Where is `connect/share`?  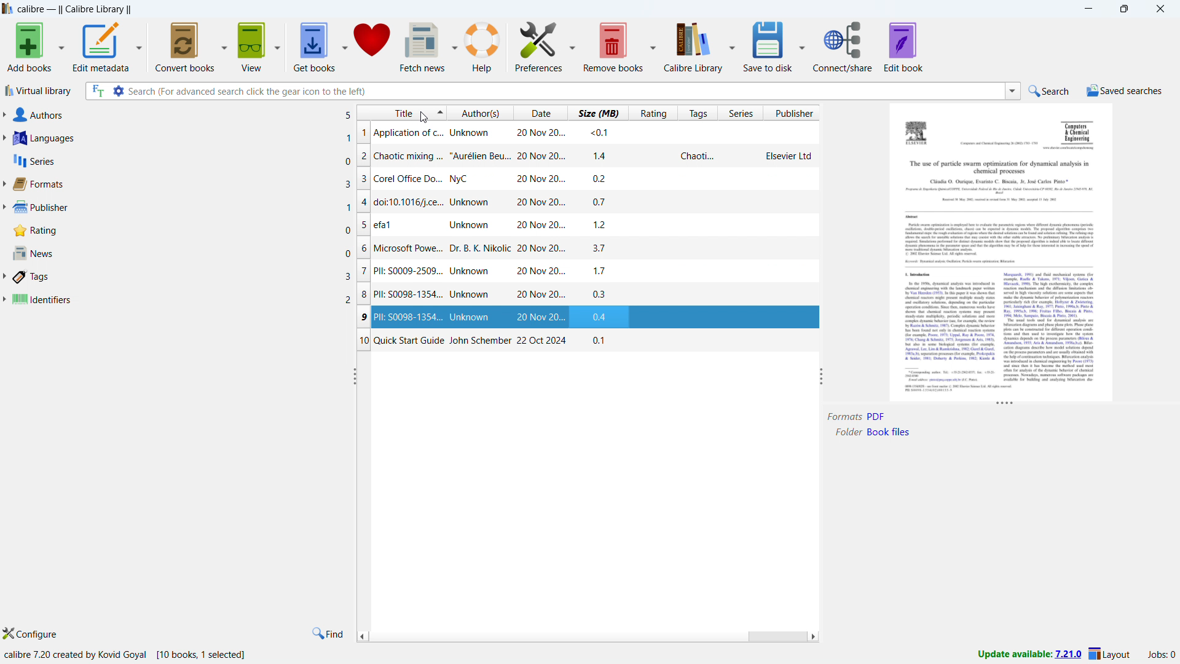 connect/share is located at coordinates (843, 47).